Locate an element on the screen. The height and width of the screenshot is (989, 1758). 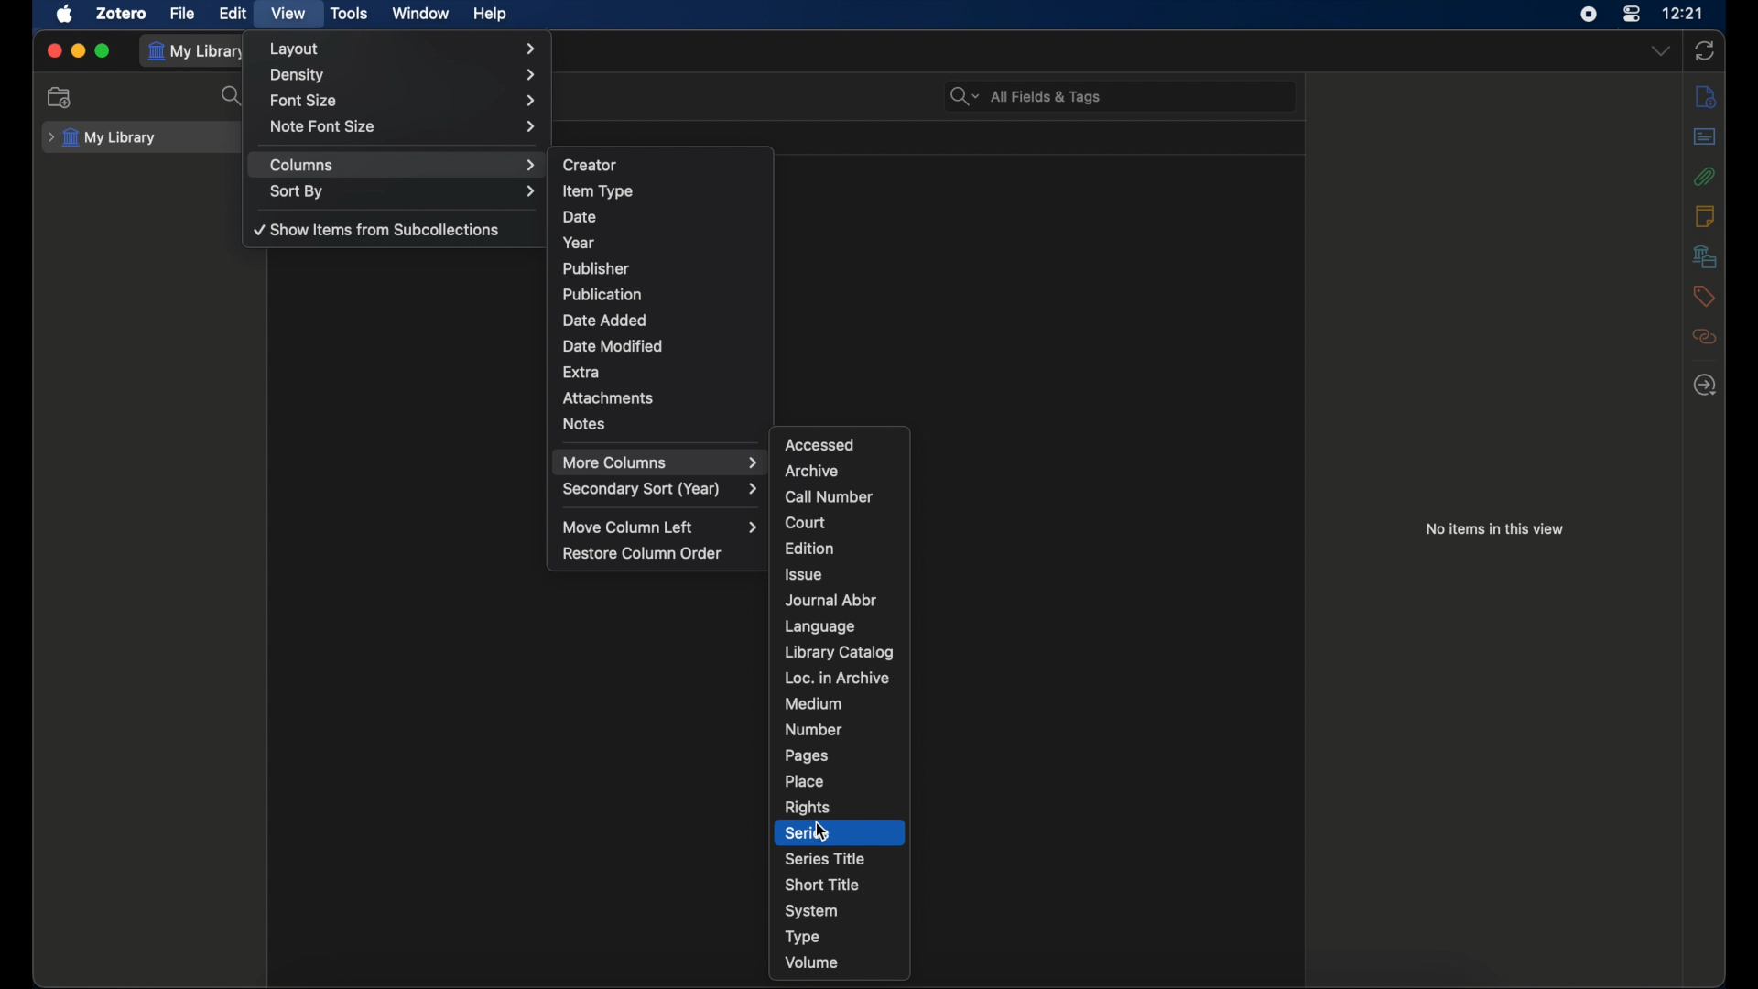
place is located at coordinates (804, 781).